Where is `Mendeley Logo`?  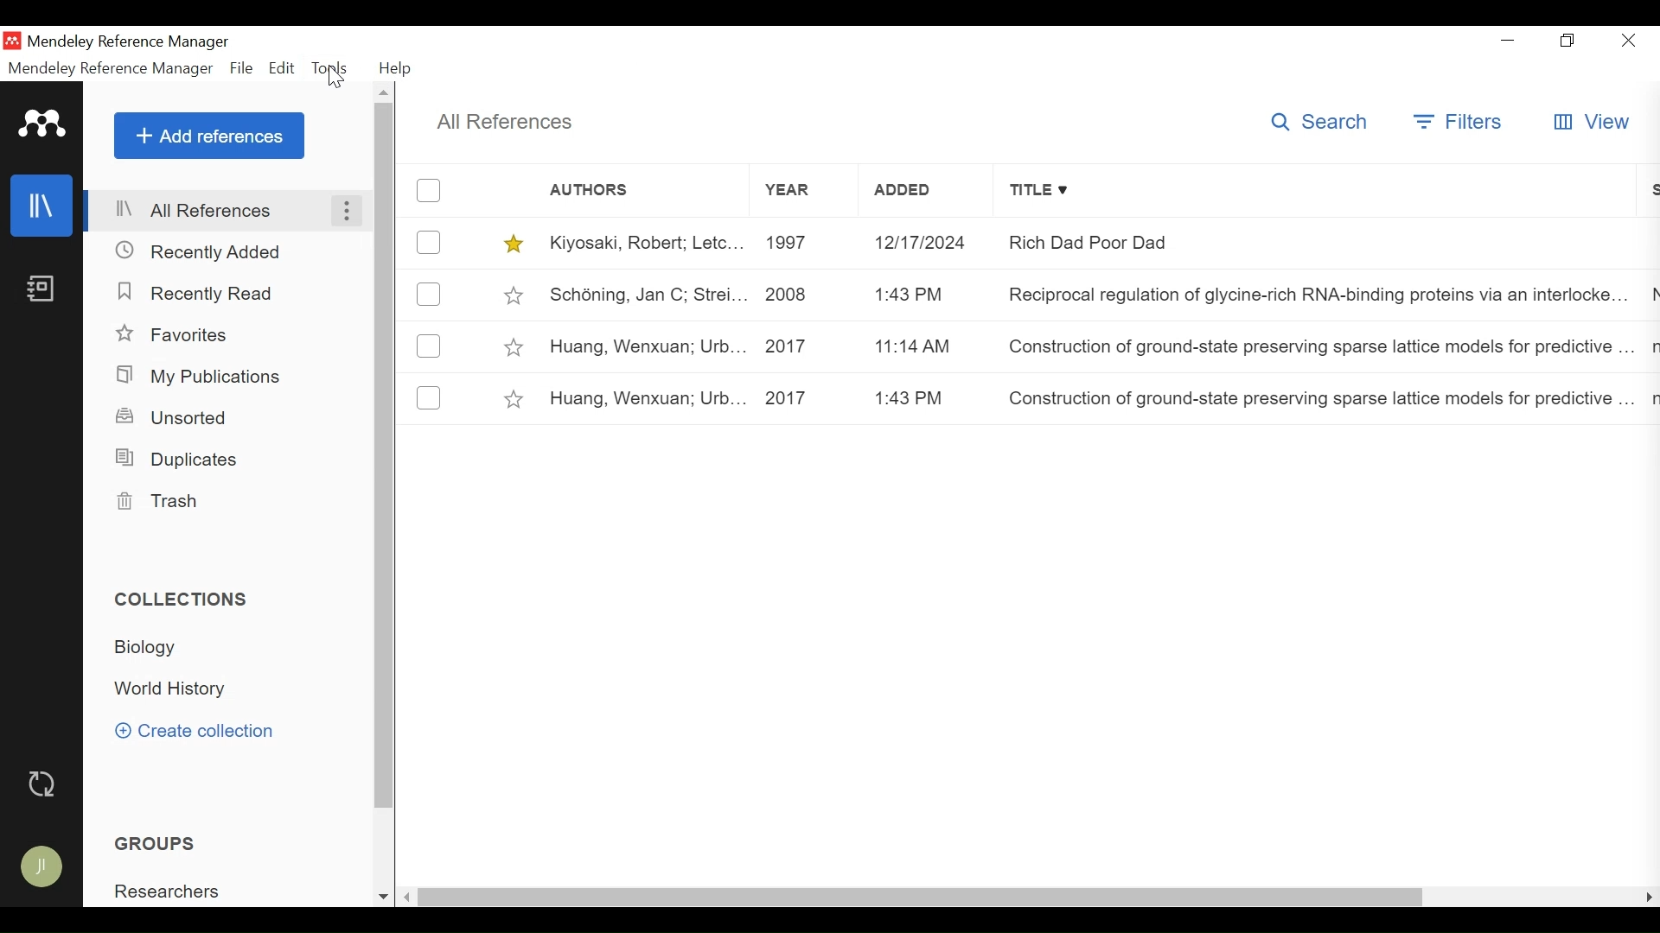
Mendeley Logo is located at coordinates (42, 124).